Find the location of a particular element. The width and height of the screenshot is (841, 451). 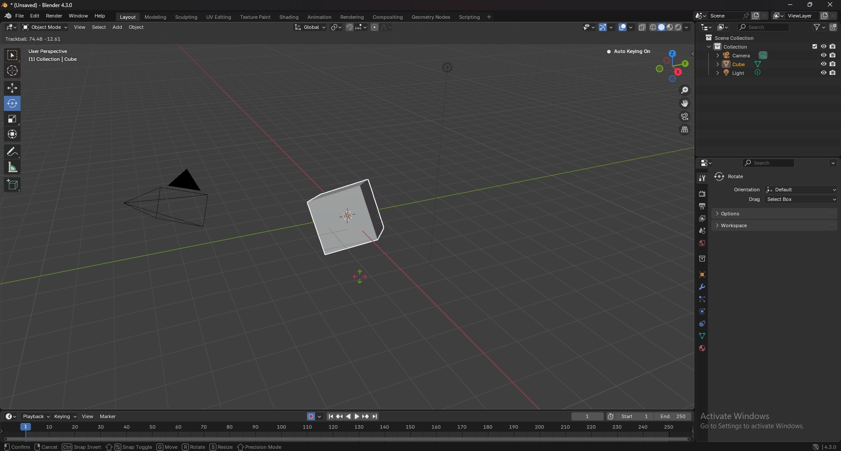

options is located at coordinates (774, 213).